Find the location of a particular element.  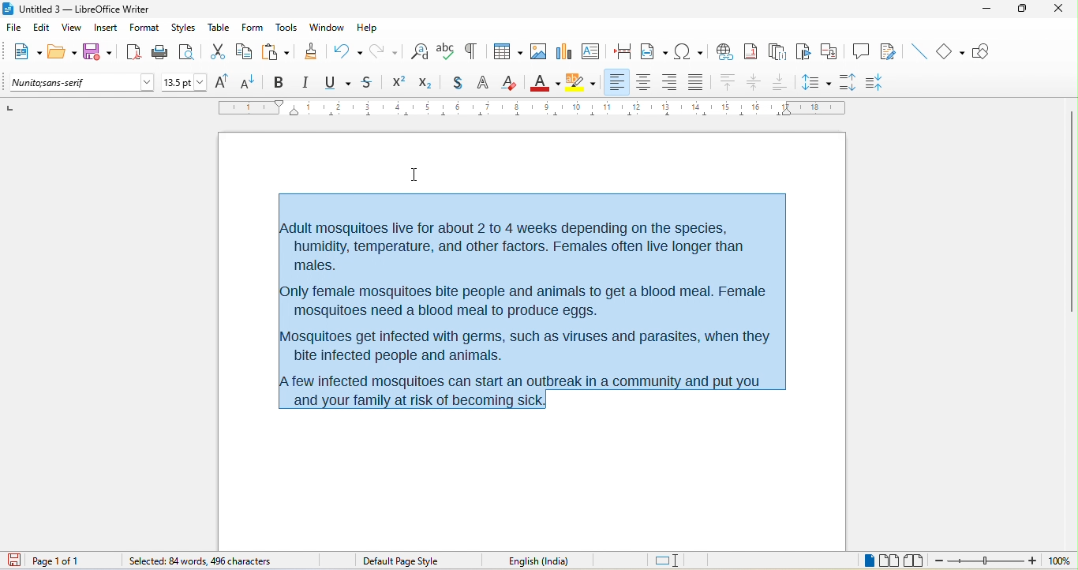

toggle formatting marks is located at coordinates (470, 51).